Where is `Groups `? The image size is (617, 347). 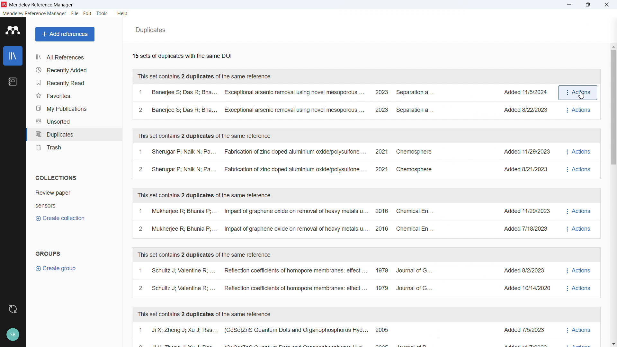 Groups  is located at coordinates (49, 254).